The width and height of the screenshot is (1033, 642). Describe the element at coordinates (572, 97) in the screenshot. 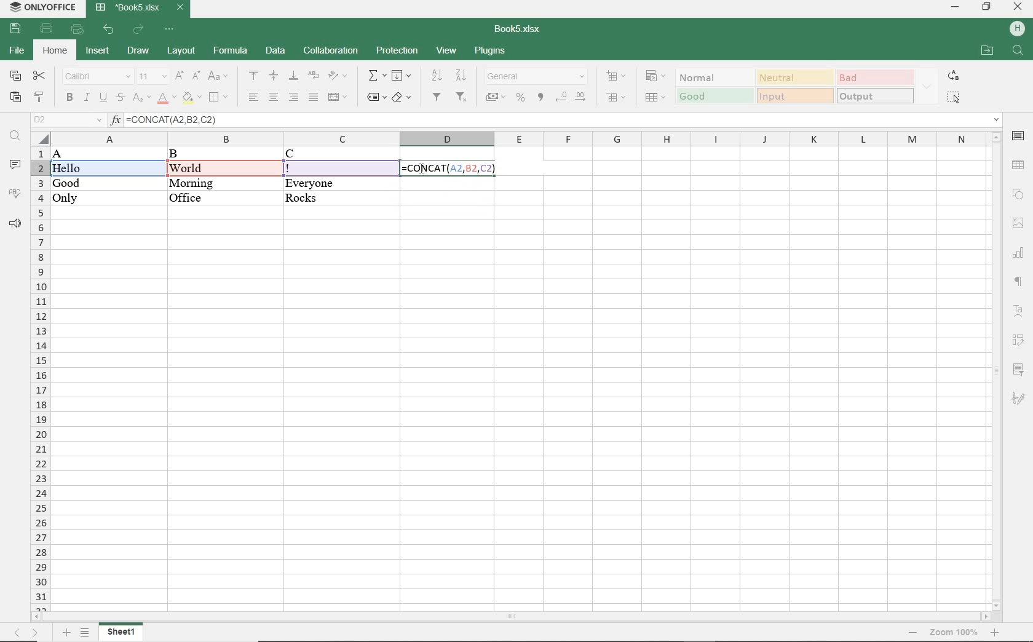

I see `CHANGE DECIMAL` at that location.